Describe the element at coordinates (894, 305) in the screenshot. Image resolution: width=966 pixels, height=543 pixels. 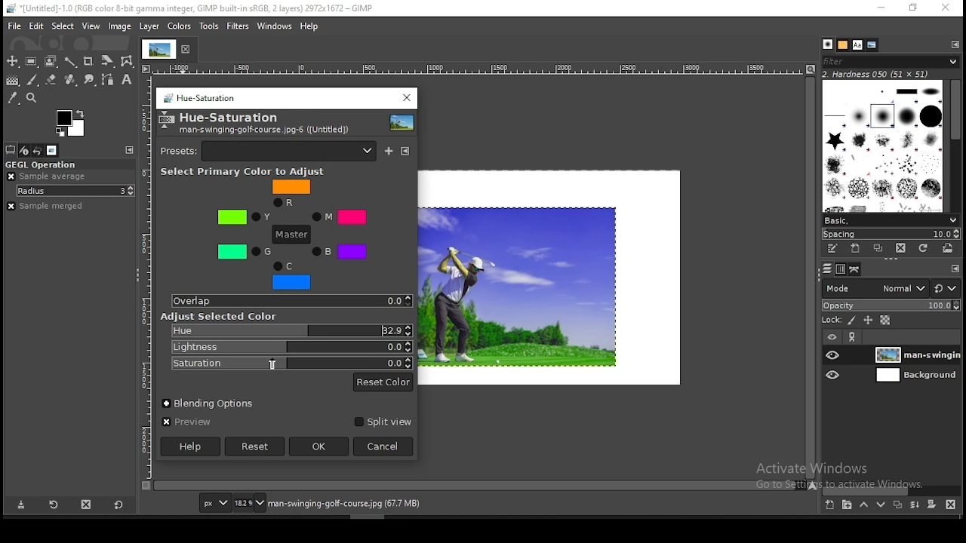
I see `opacity` at that location.